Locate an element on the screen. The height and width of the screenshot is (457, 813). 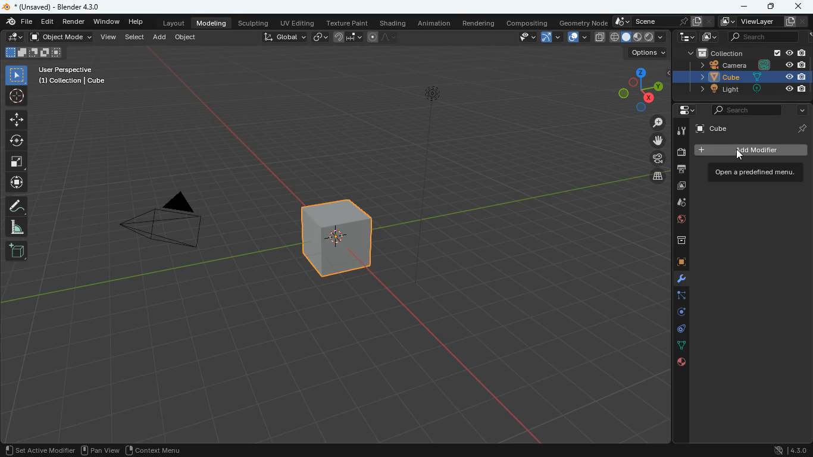
shape is located at coordinates (33, 52).